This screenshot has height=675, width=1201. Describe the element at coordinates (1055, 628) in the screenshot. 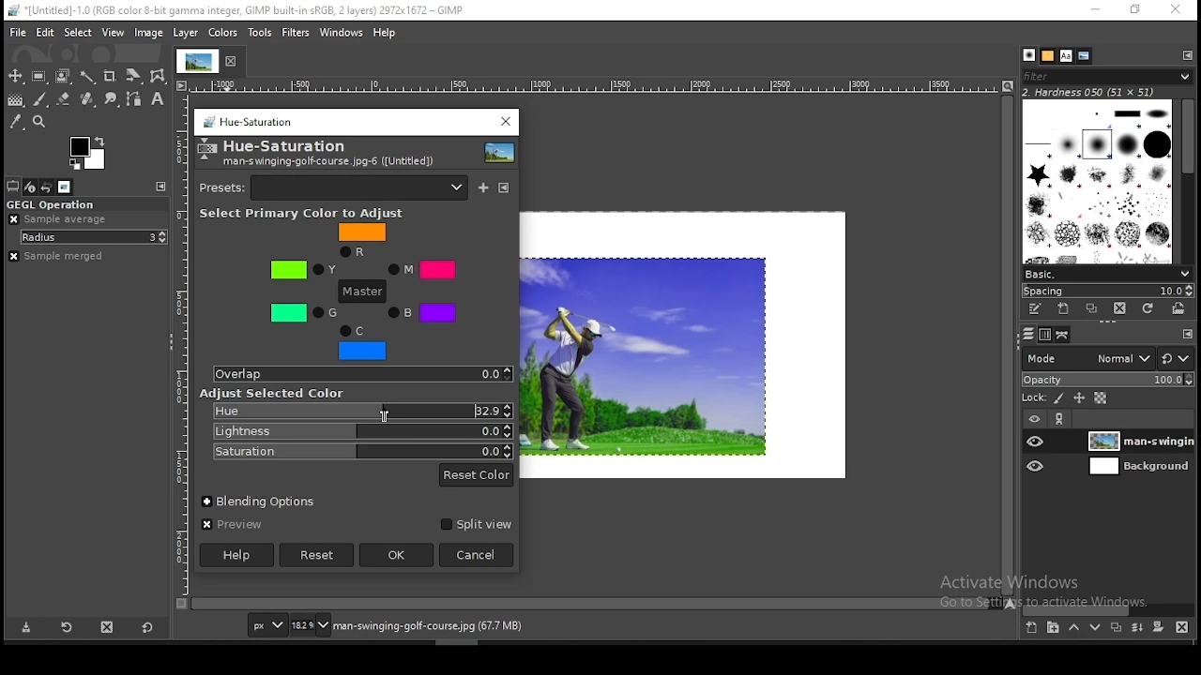

I see `new layer group` at that location.